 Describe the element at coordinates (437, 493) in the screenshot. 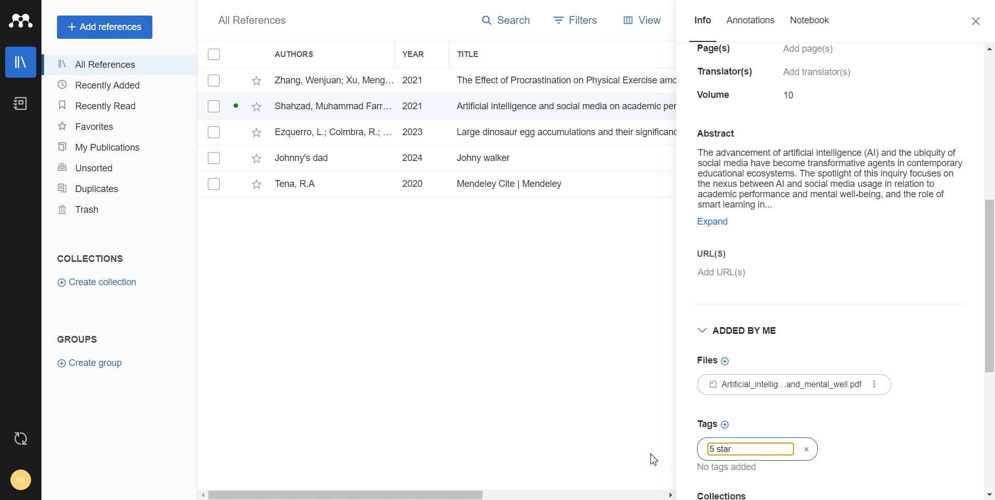

I see `Horizontal scroll bar` at that location.